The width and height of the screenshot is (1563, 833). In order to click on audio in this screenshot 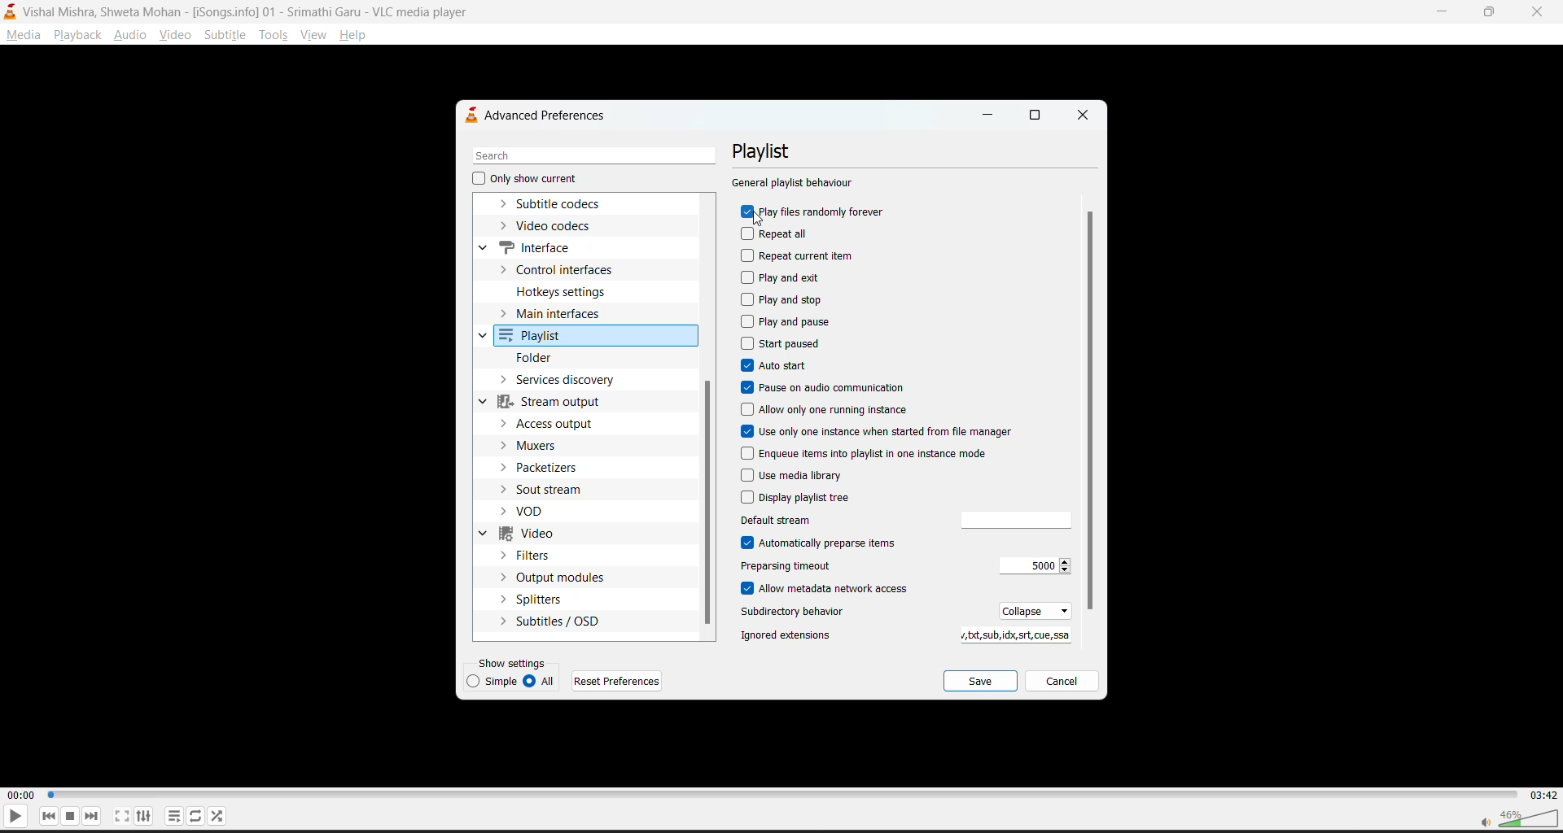, I will do `click(131, 36)`.